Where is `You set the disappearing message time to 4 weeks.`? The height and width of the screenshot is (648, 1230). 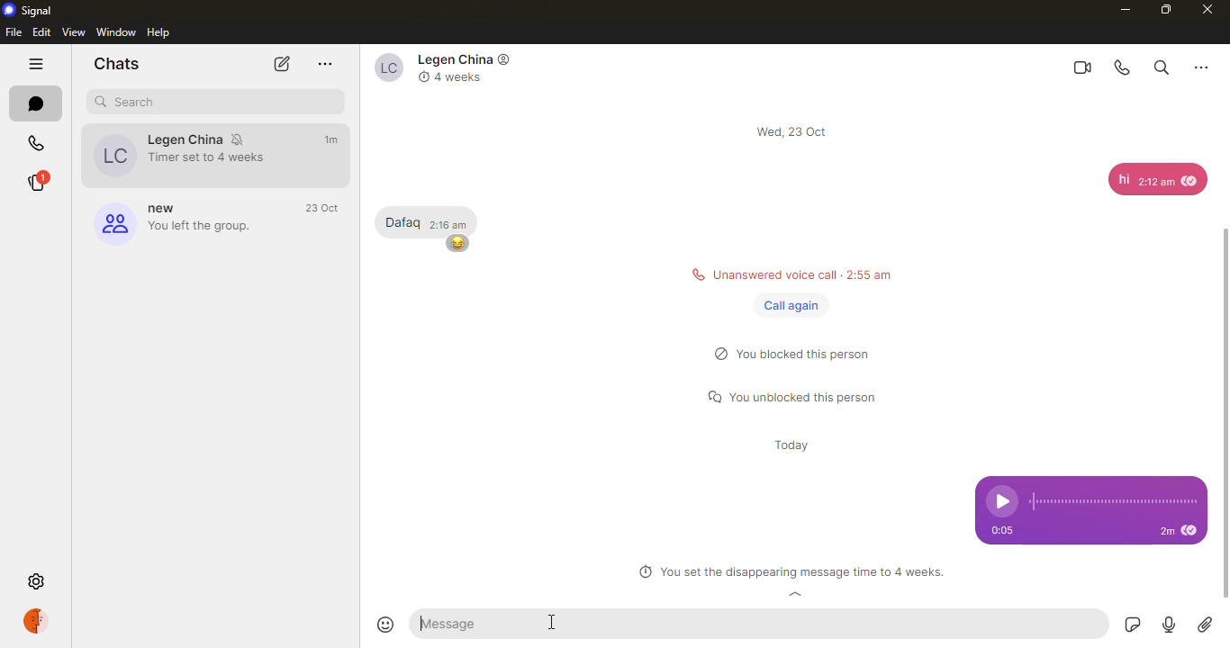
You set the disappearing message time to 4 weeks. is located at coordinates (791, 573).